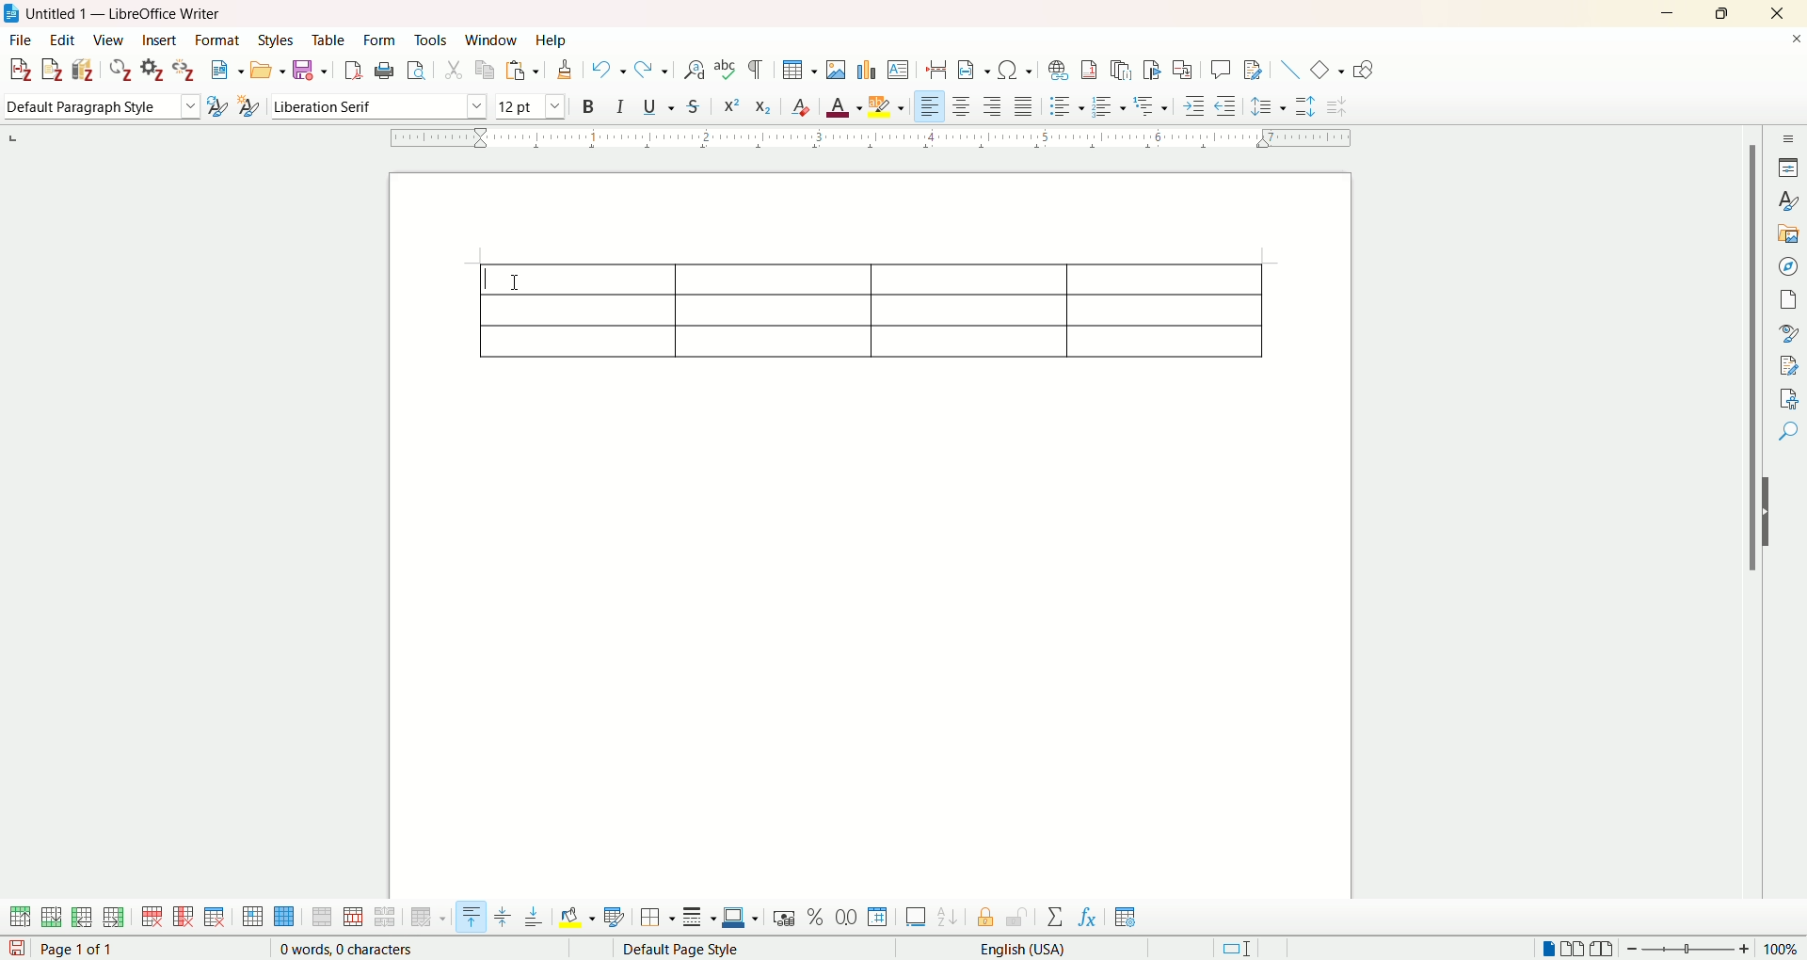 This screenshot has width=1807, height=960. I want to click on align left, so click(927, 105).